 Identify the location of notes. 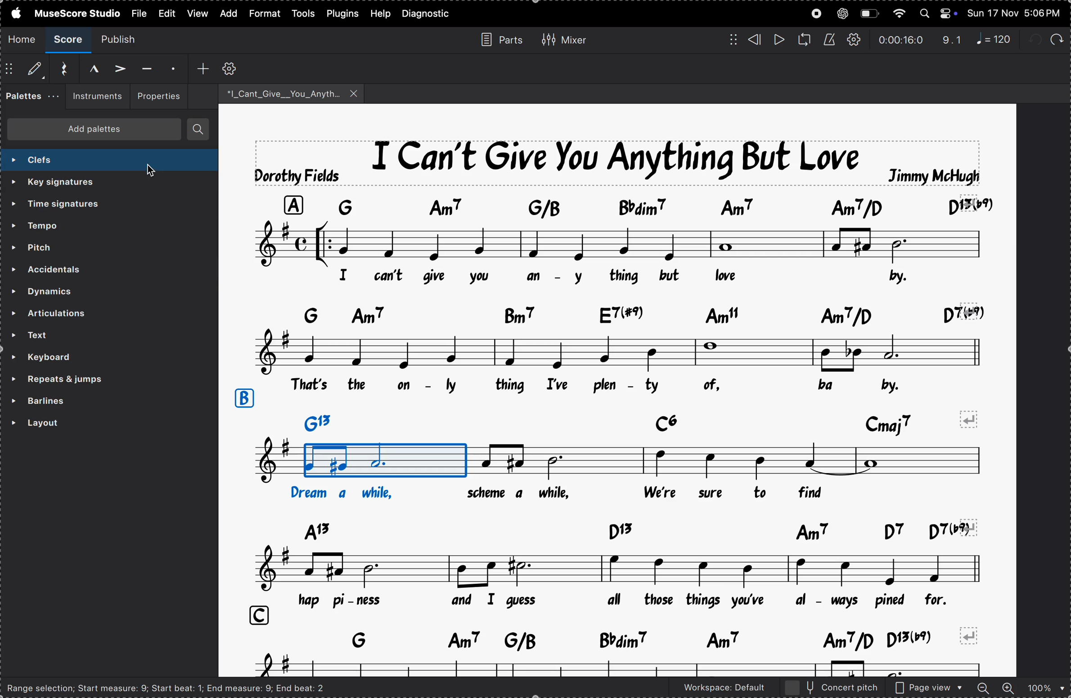
(619, 243).